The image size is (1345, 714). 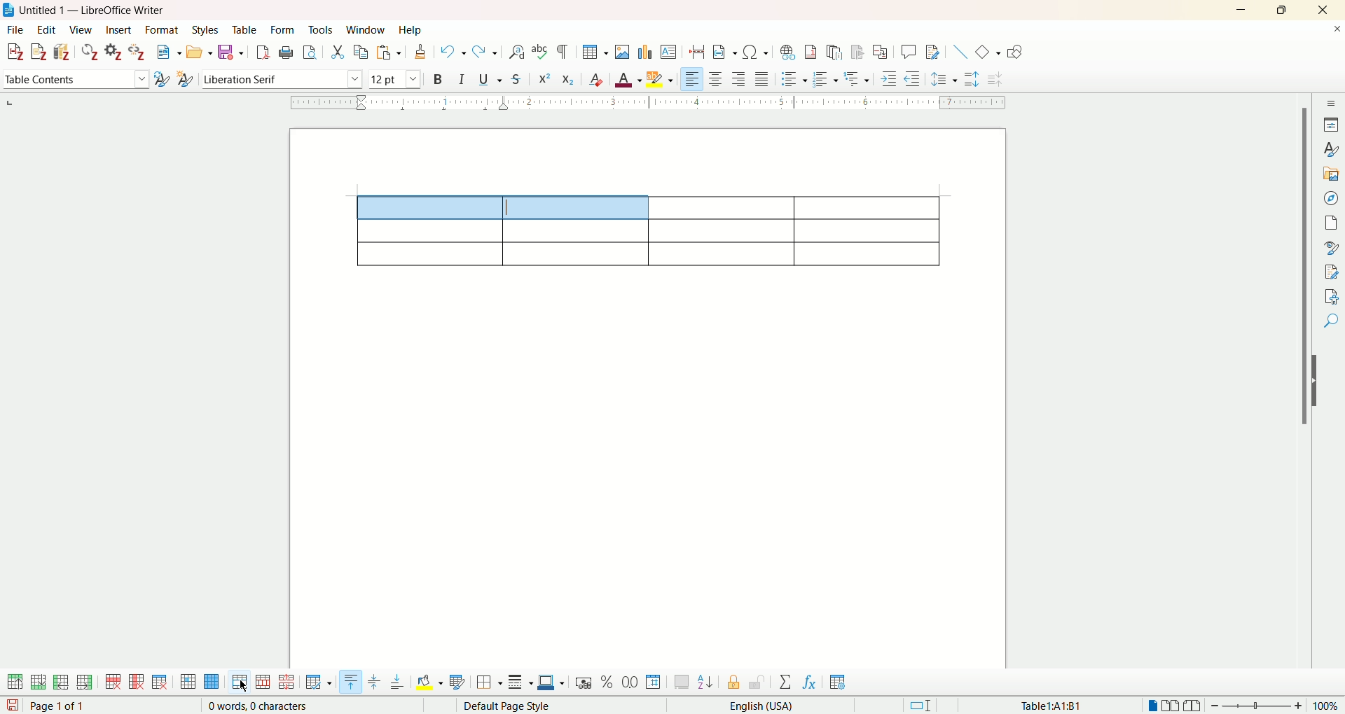 What do you see at coordinates (17, 29) in the screenshot?
I see `file` at bounding box center [17, 29].